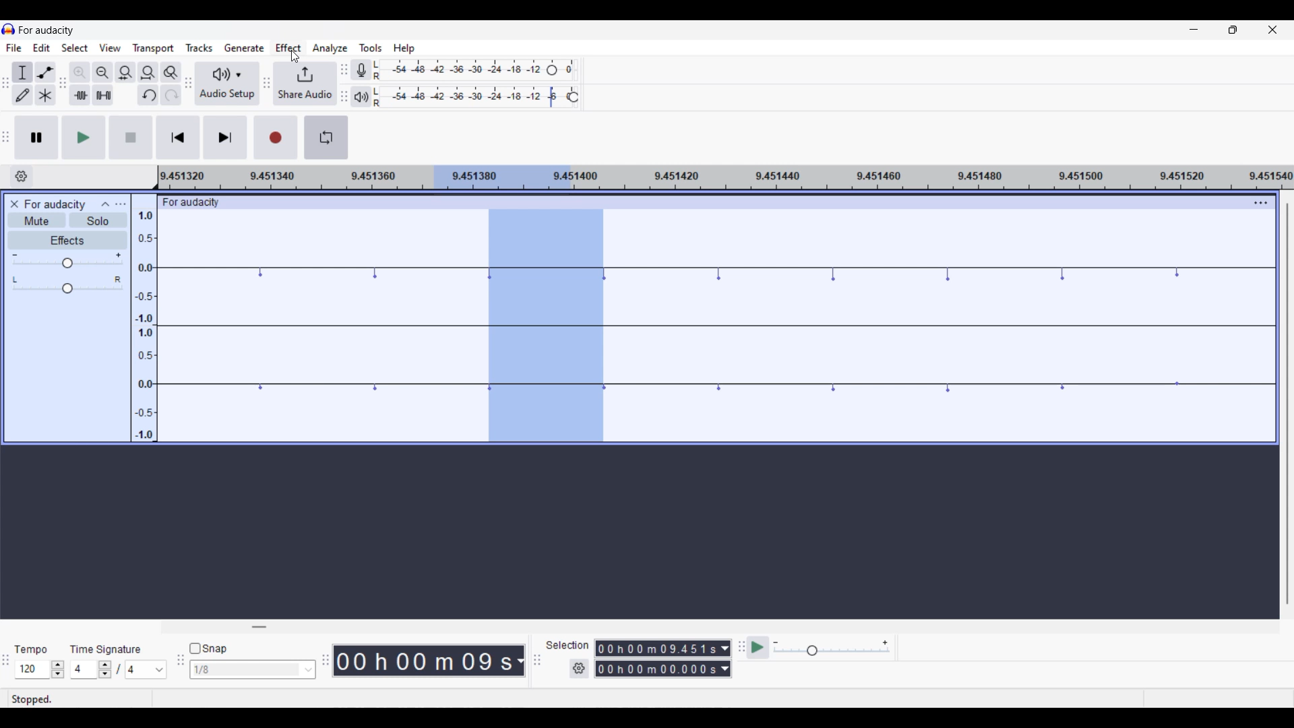 The width and height of the screenshot is (1294, 728). I want to click on Snap toggle options, so click(252, 669).